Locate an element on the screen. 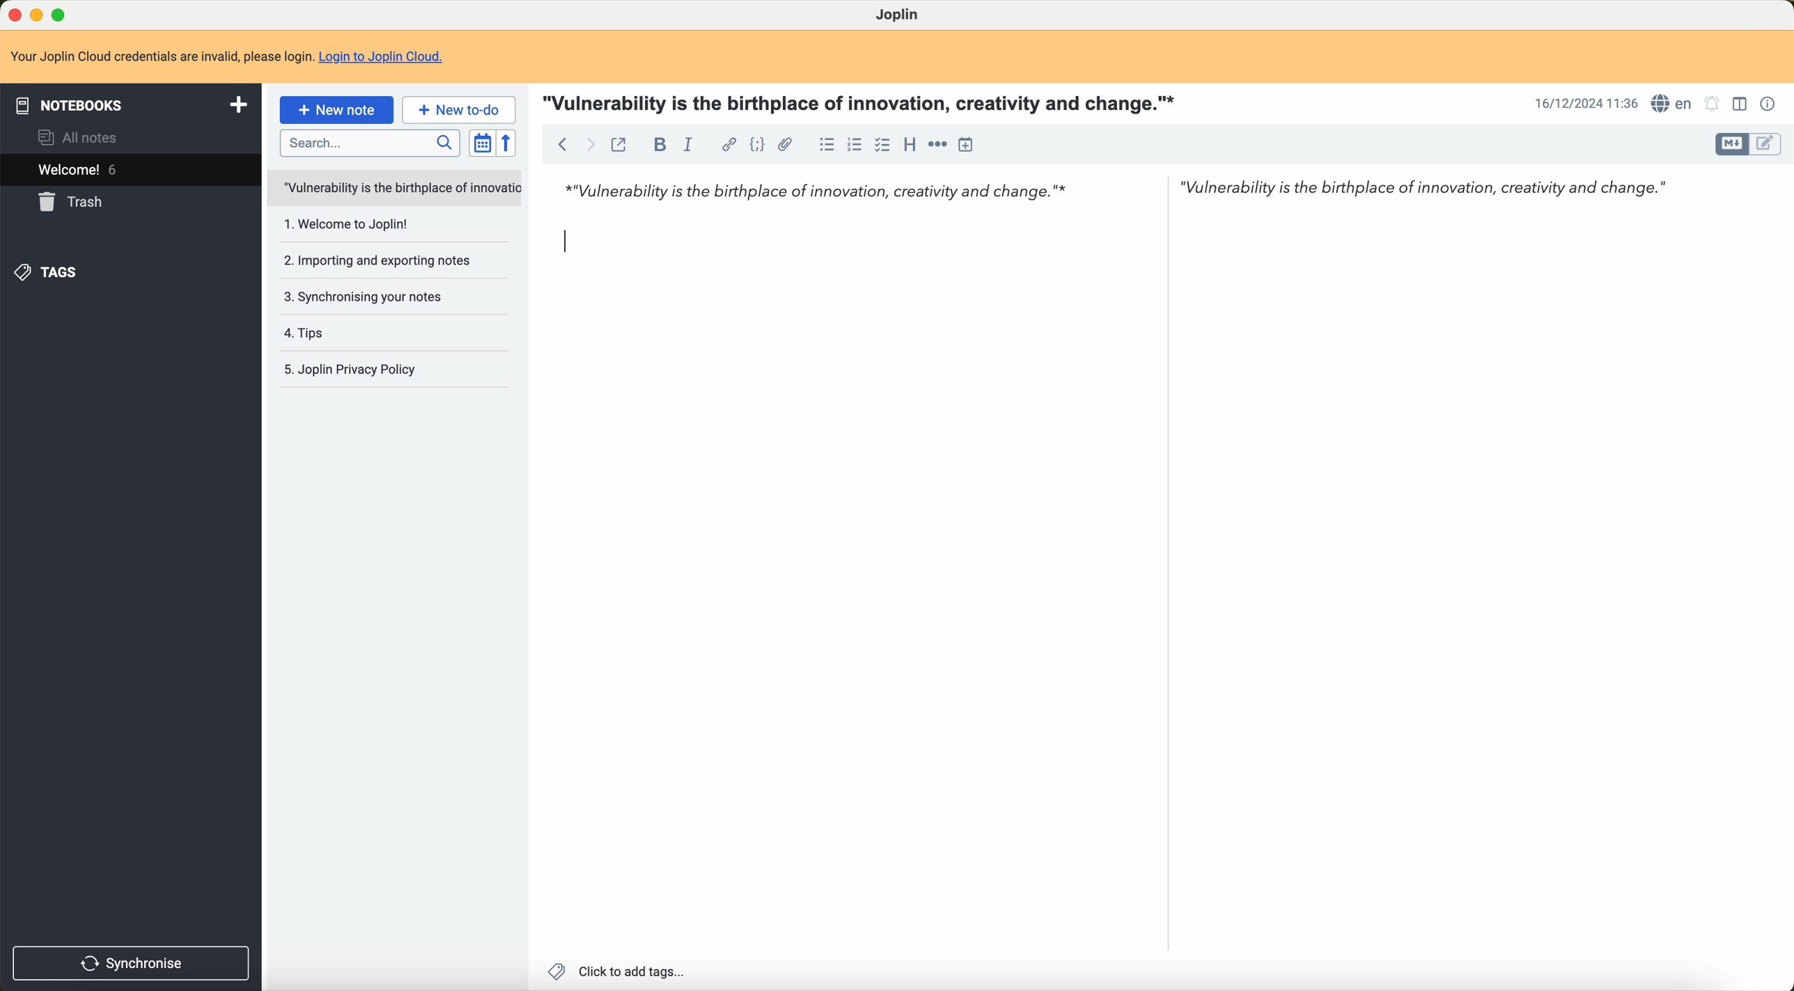  trash is located at coordinates (74, 203).